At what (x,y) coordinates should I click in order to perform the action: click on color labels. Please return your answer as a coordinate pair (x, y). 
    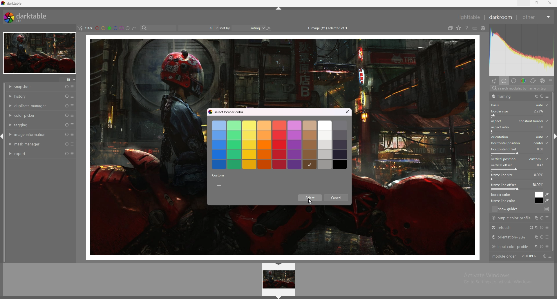
    Looking at the image, I should click on (113, 28).